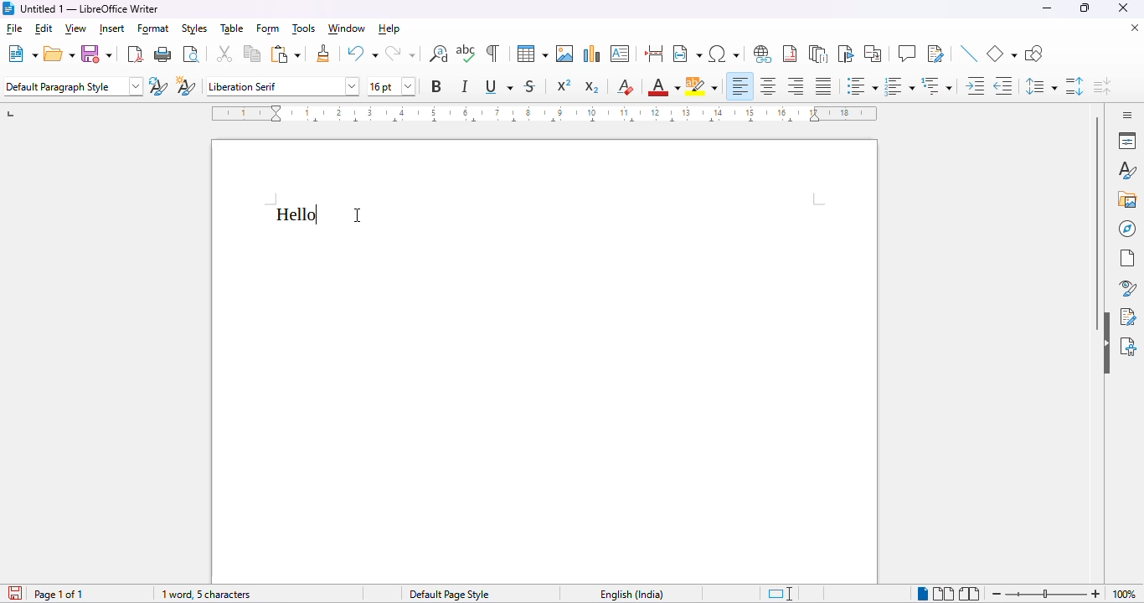 Image resolution: width=1144 pixels, height=603 pixels. Describe the element at coordinates (232, 29) in the screenshot. I see `table` at that location.